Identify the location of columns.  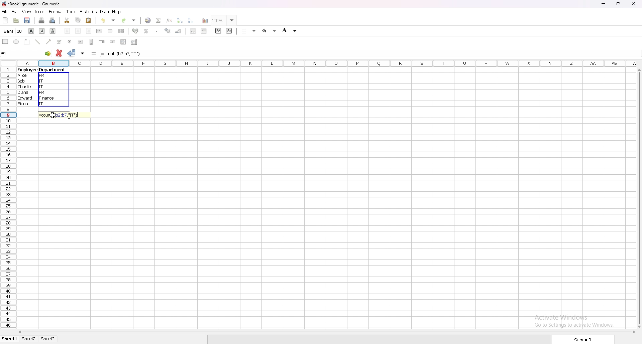
(329, 63).